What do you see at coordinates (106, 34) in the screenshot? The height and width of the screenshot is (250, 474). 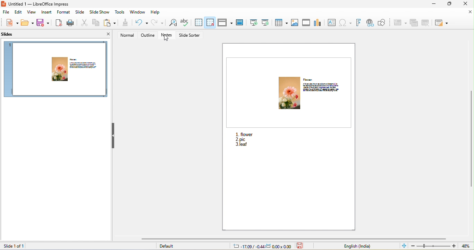 I see `close` at bounding box center [106, 34].